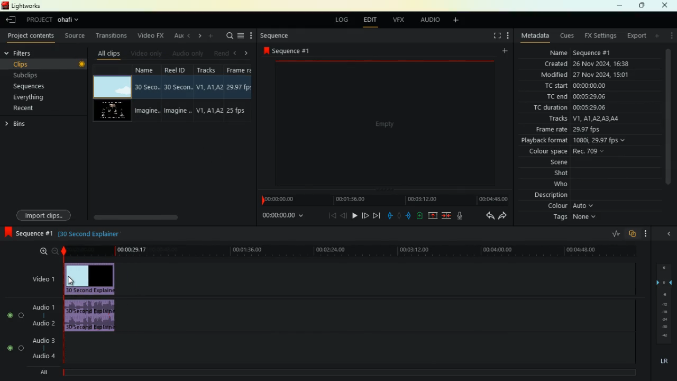 The height and width of the screenshot is (381, 677). What do you see at coordinates (589, 86) in the screenshot?
I see `tc start` at bounding box center [589, 86].